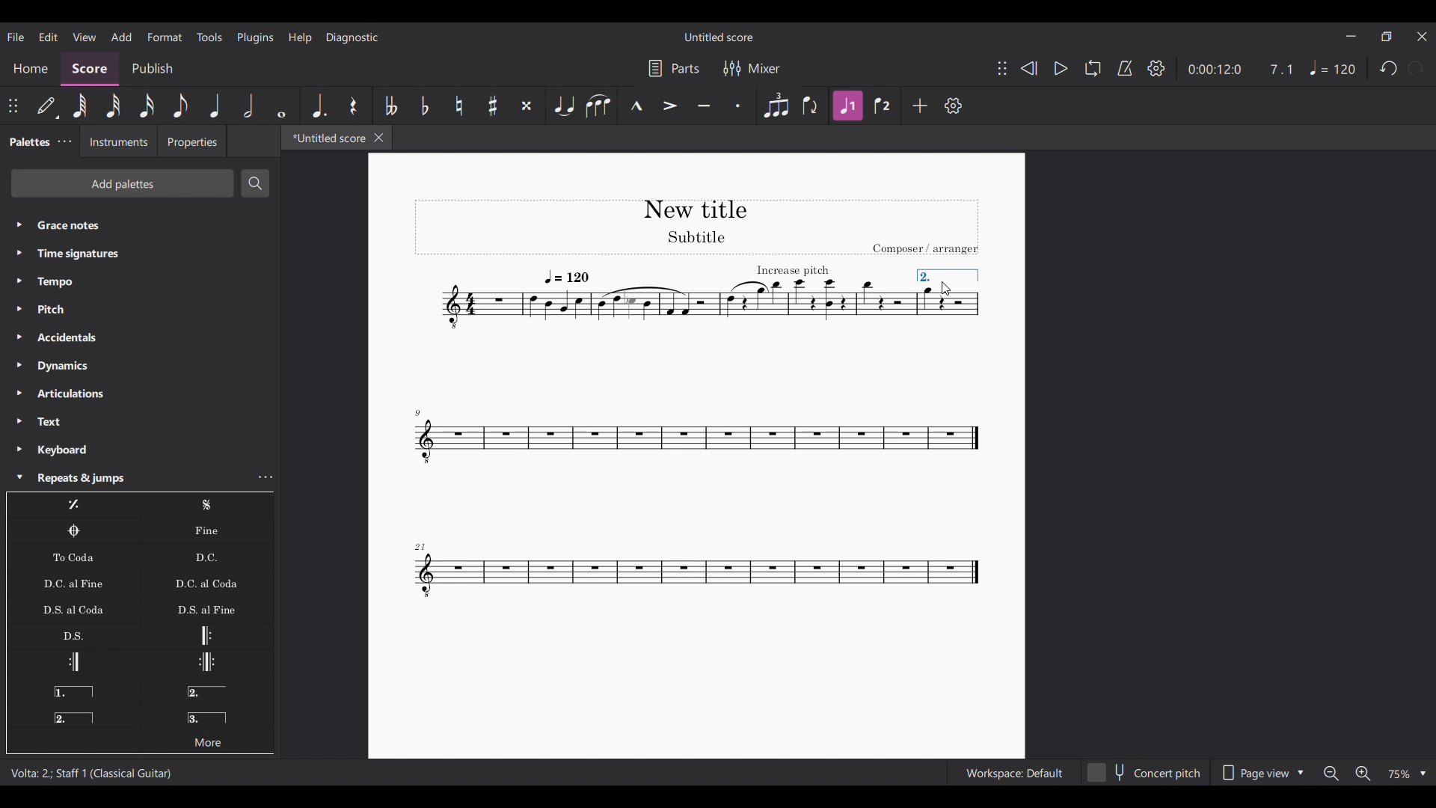  I want to click on Accent, so click(671, 106).